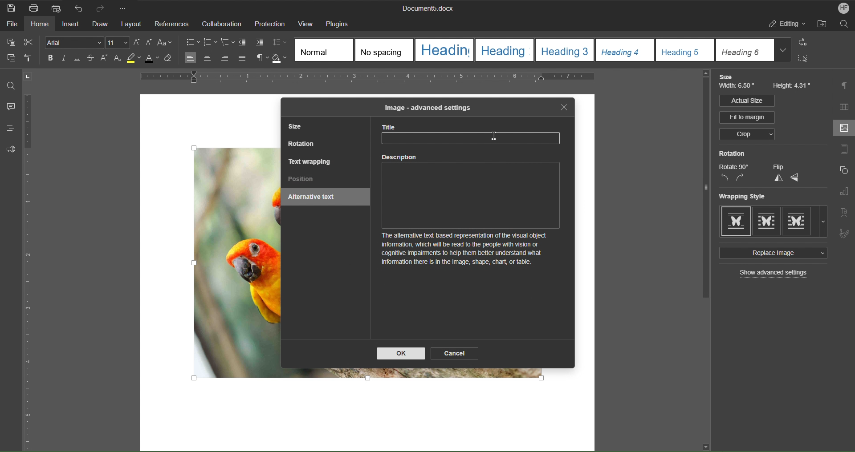 This screenshot has height=452, width=855. I want to click on Headings, so click(8, 128).